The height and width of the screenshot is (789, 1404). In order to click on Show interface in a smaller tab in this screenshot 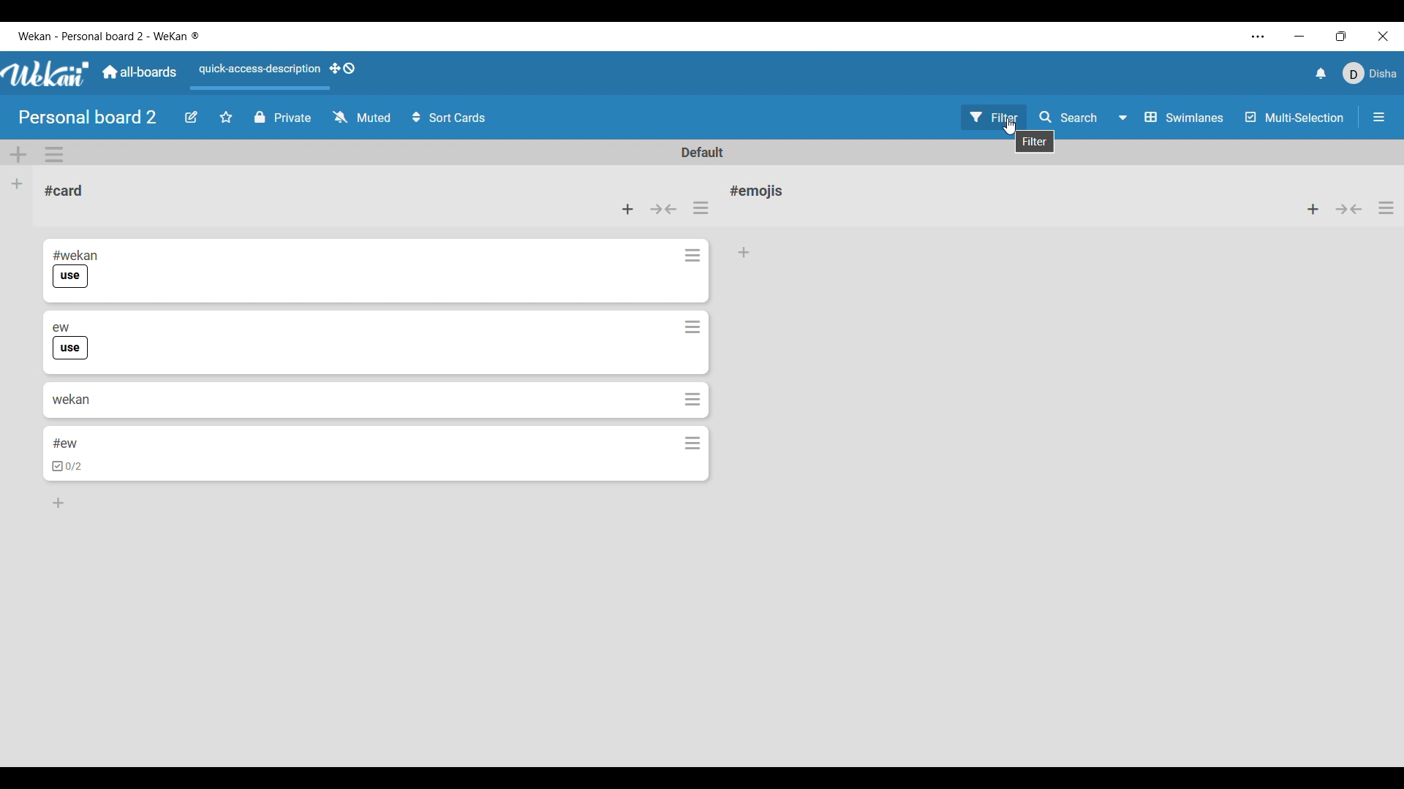, I will do `click(1341, 36)`.